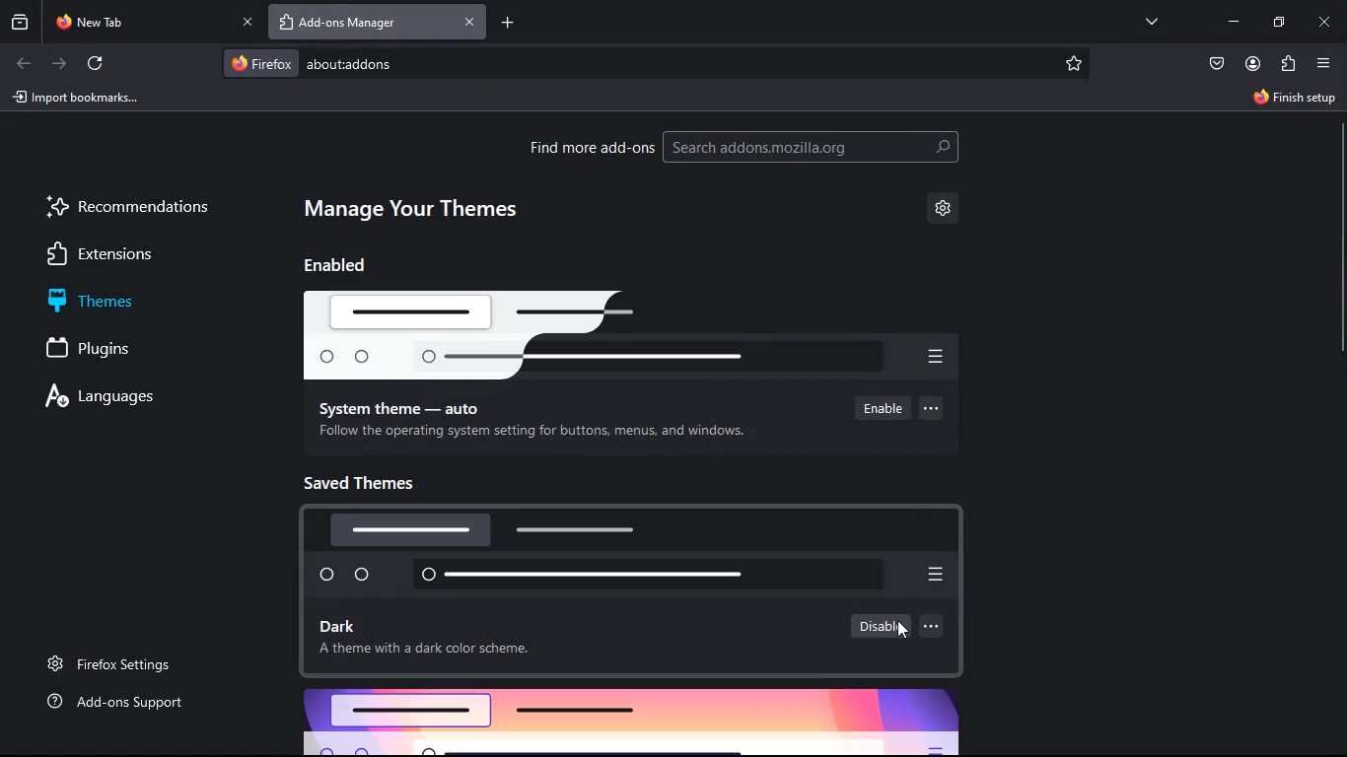 This screenshot has width=1347, height=757. What do you see at coordinates (25, 63) in the screenshot?
I see `back` at bounding box center [25, 63].